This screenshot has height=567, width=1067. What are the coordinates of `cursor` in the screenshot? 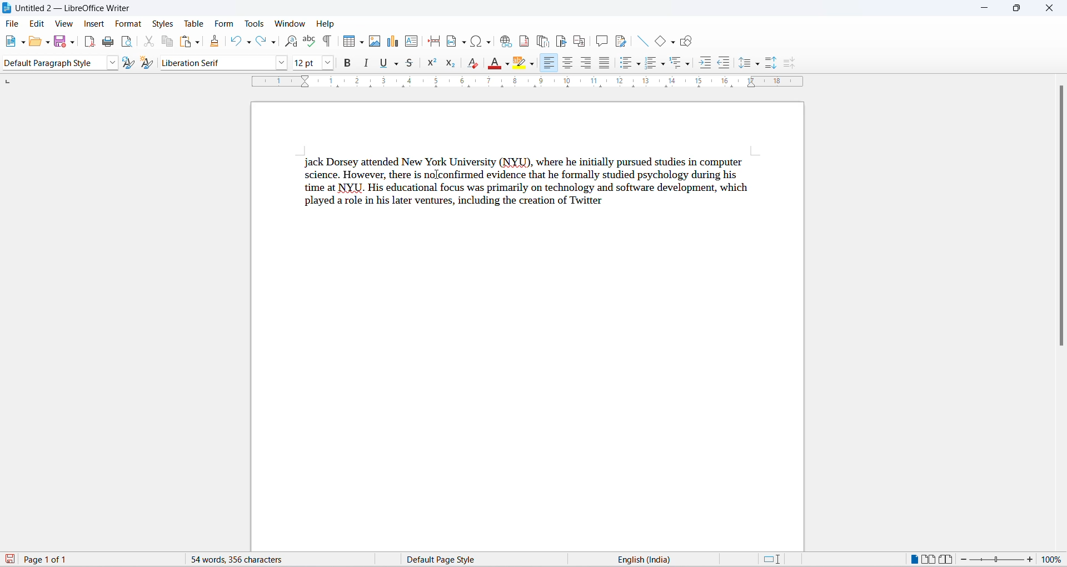 It's located at (438, 175).